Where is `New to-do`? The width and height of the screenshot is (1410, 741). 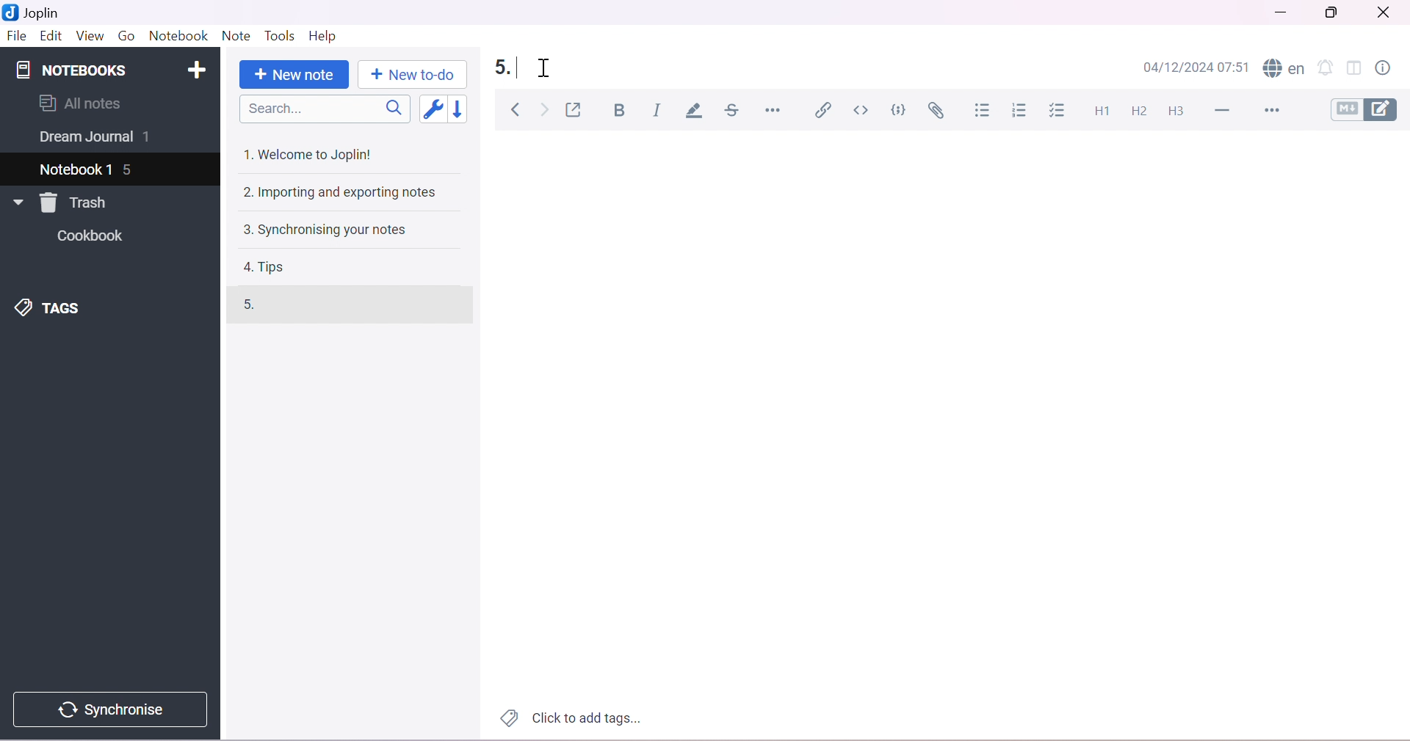
New to-do is located at coordinates (411, 75).